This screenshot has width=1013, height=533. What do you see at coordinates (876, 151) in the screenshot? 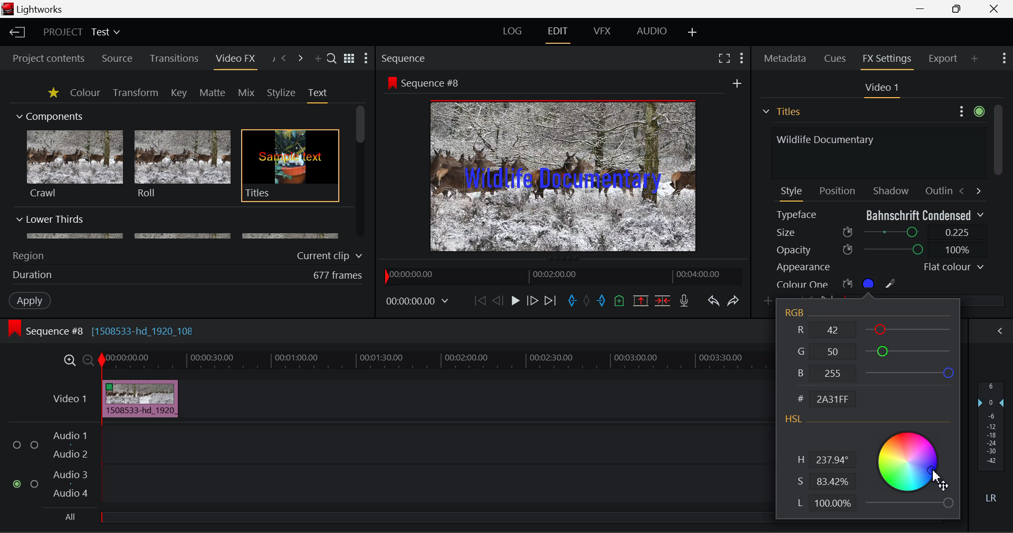
I see `Text Input Field` at bounding box center [876, 151].